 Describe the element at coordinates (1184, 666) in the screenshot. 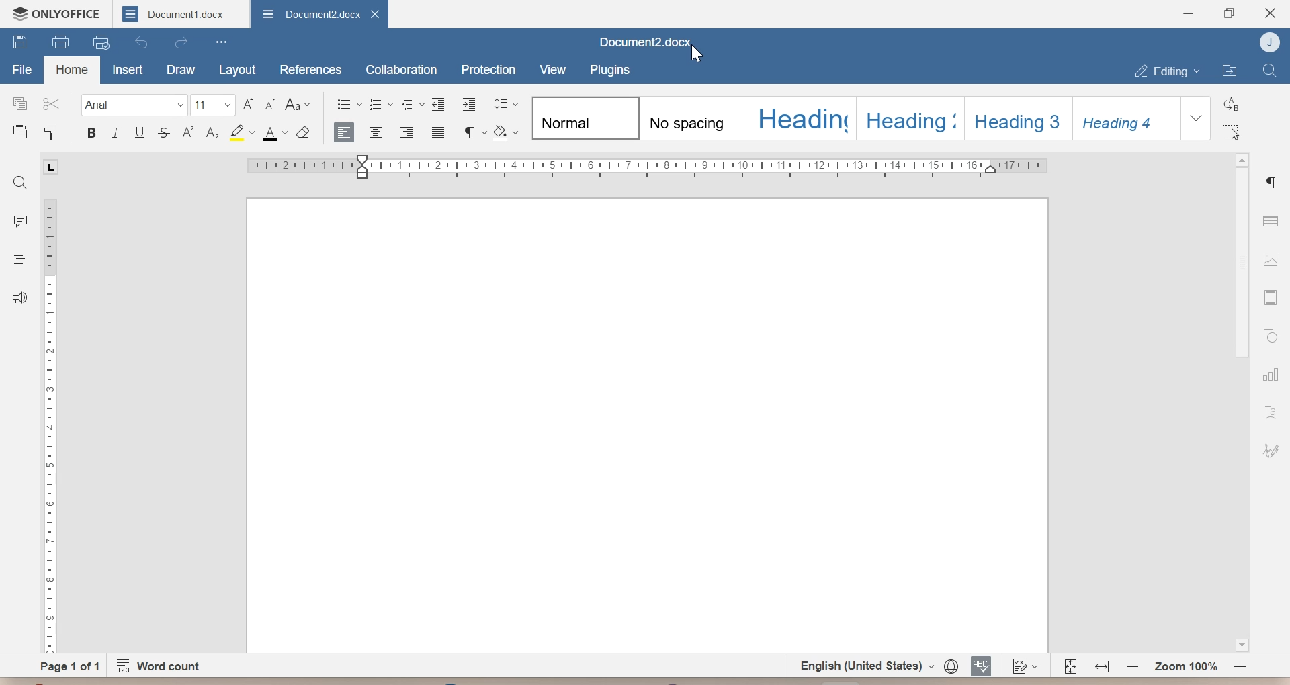

I see `Zoom` at that location.